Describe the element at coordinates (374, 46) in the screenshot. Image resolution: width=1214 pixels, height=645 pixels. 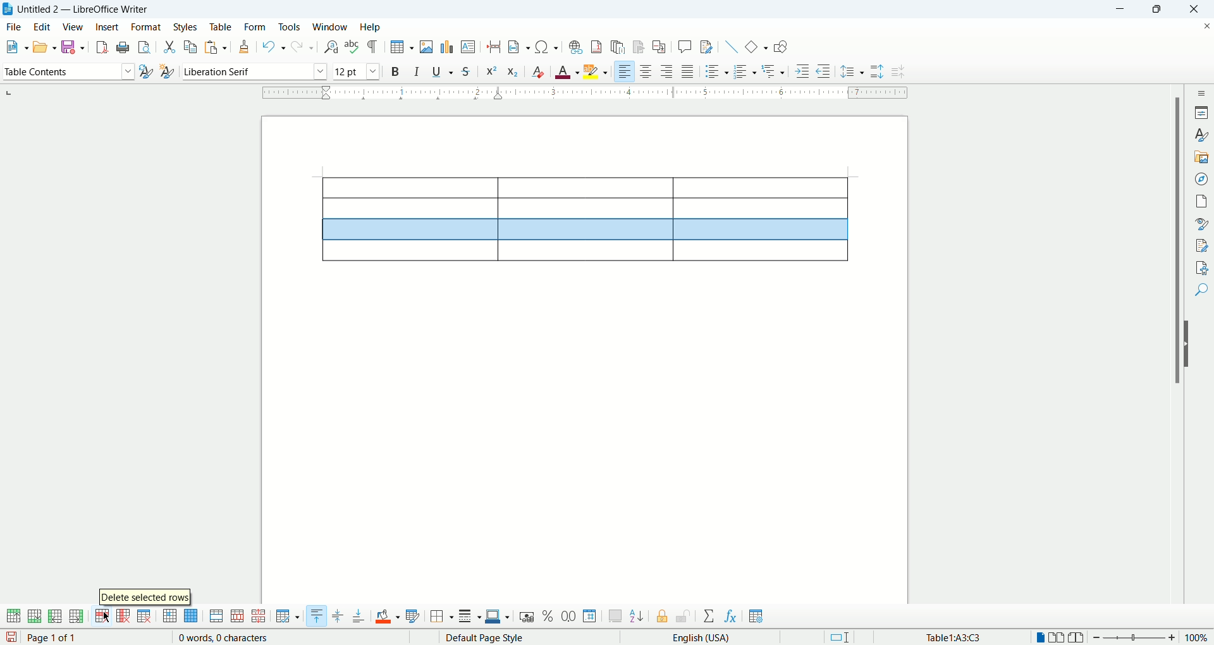
I see `formatting mark` at that location.